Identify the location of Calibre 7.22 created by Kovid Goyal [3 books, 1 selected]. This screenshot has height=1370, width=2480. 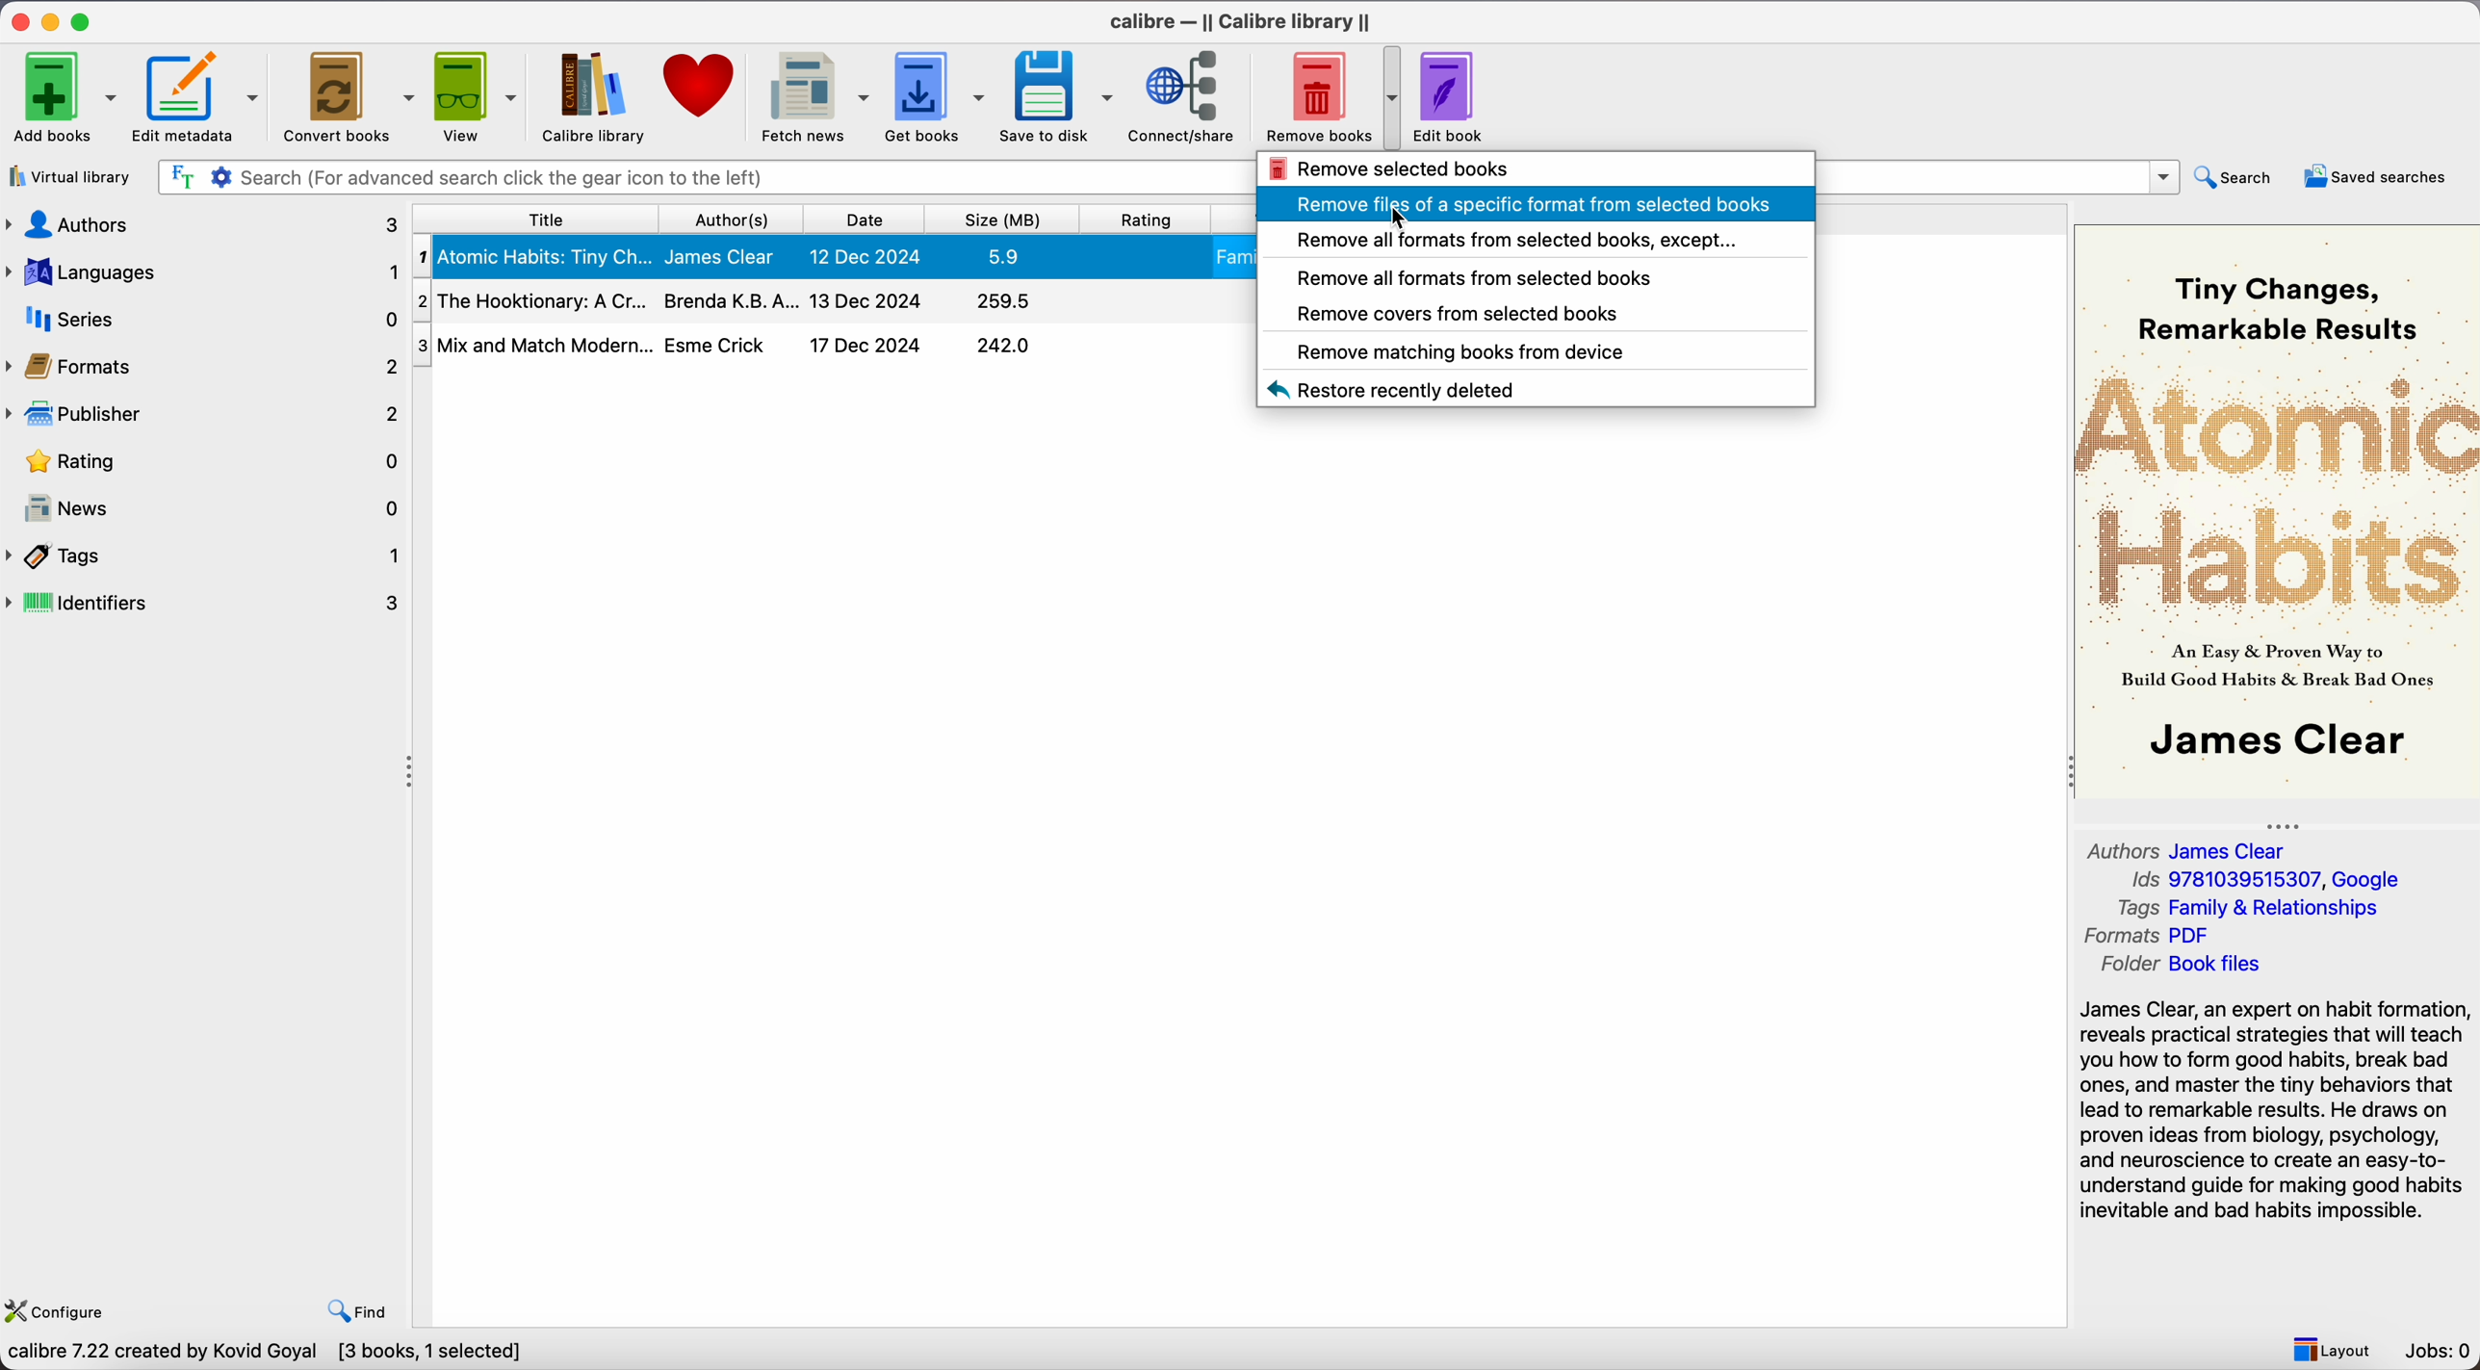
(267, 1357).